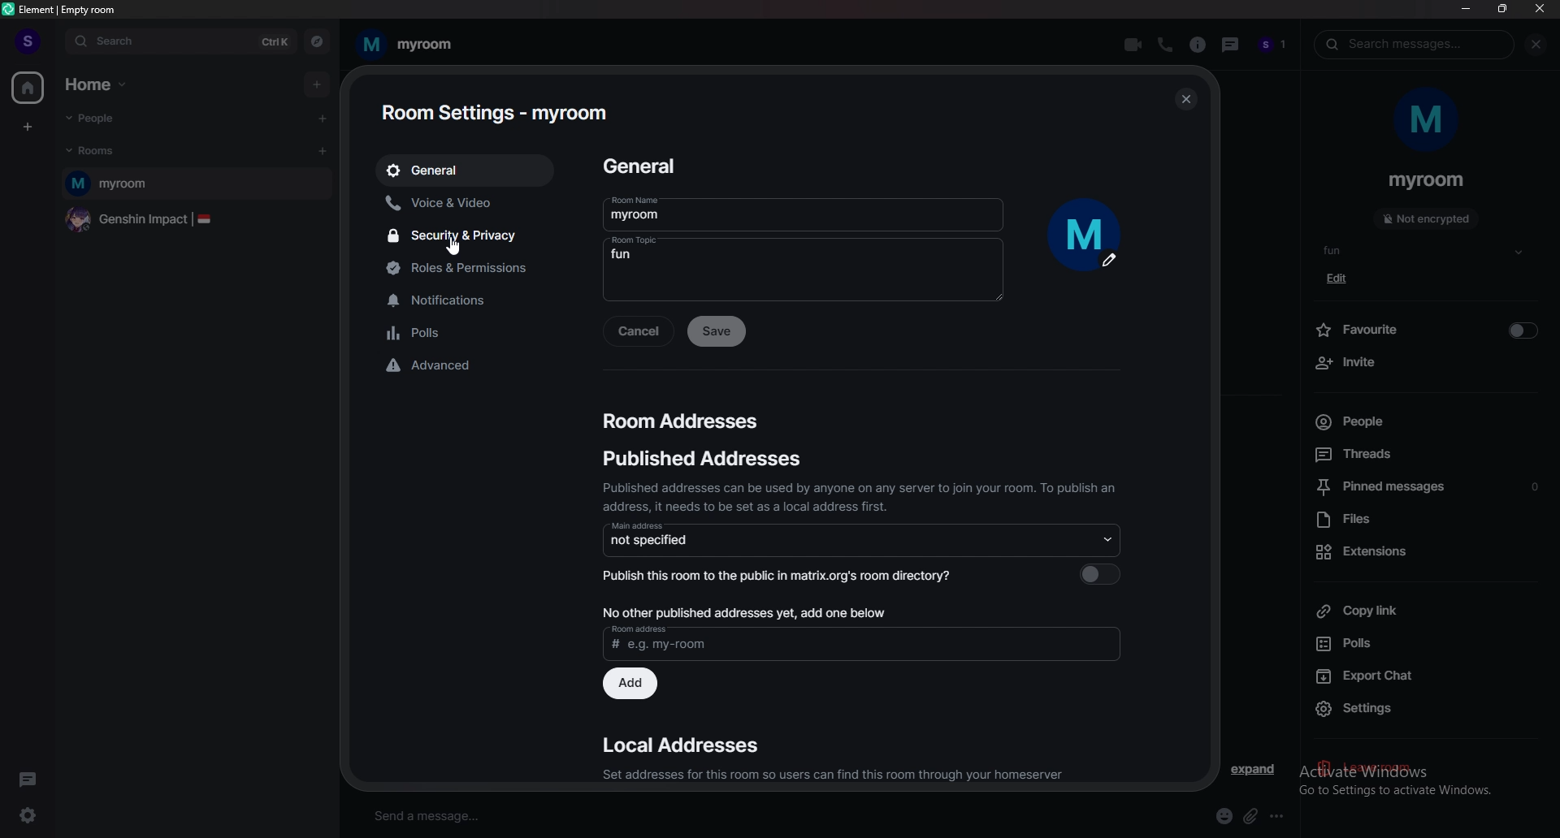 Image resolution: width=1560 pixels, height=838 pixels. I want to click on upload profile, so click(1085, 235).